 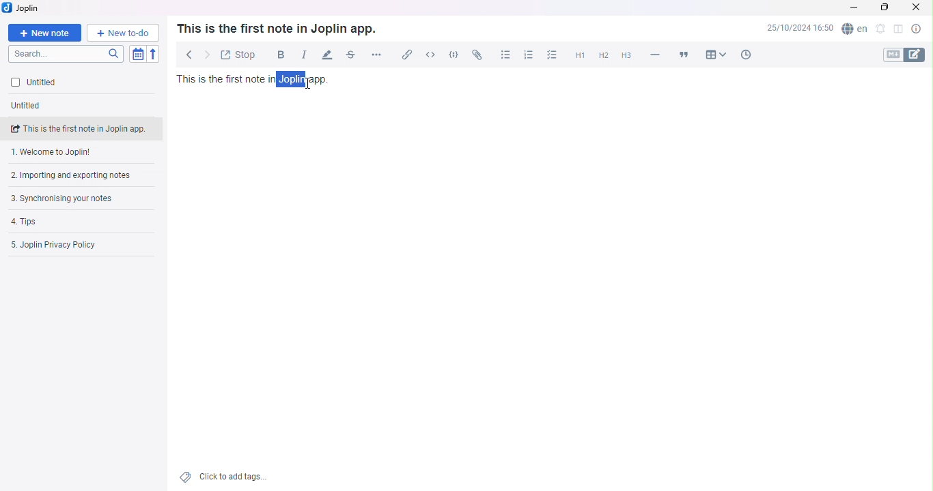 I want to click on Highlight, so click(x=326, y=55).